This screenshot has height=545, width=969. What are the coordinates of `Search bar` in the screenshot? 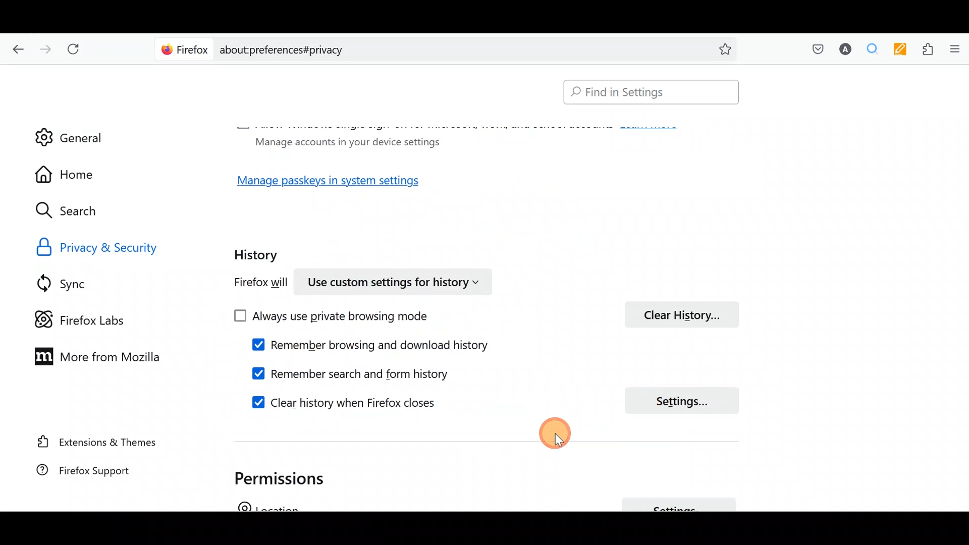 It's located at (647, 93).